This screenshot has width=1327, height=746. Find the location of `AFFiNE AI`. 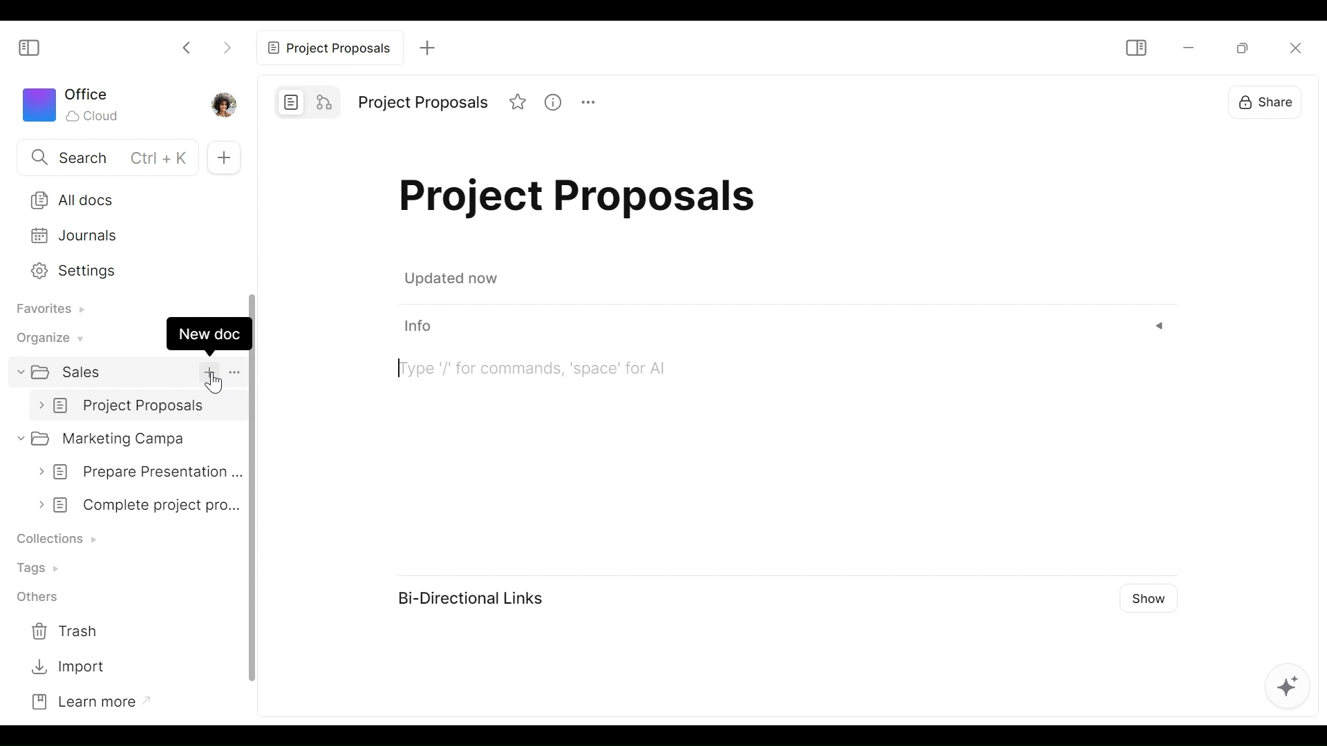

AFFiNE AI is located at coordinates (1290, 685).